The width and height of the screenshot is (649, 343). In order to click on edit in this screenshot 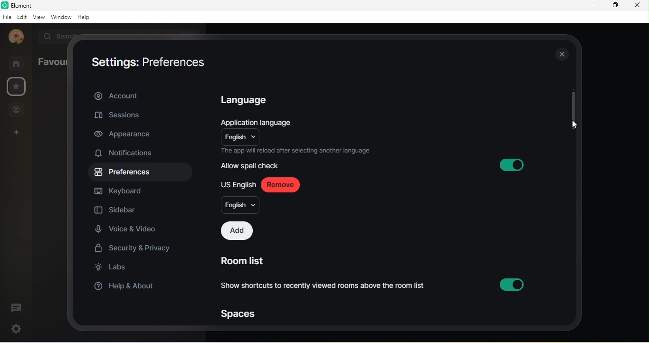, I will do `click(21, 17)`.